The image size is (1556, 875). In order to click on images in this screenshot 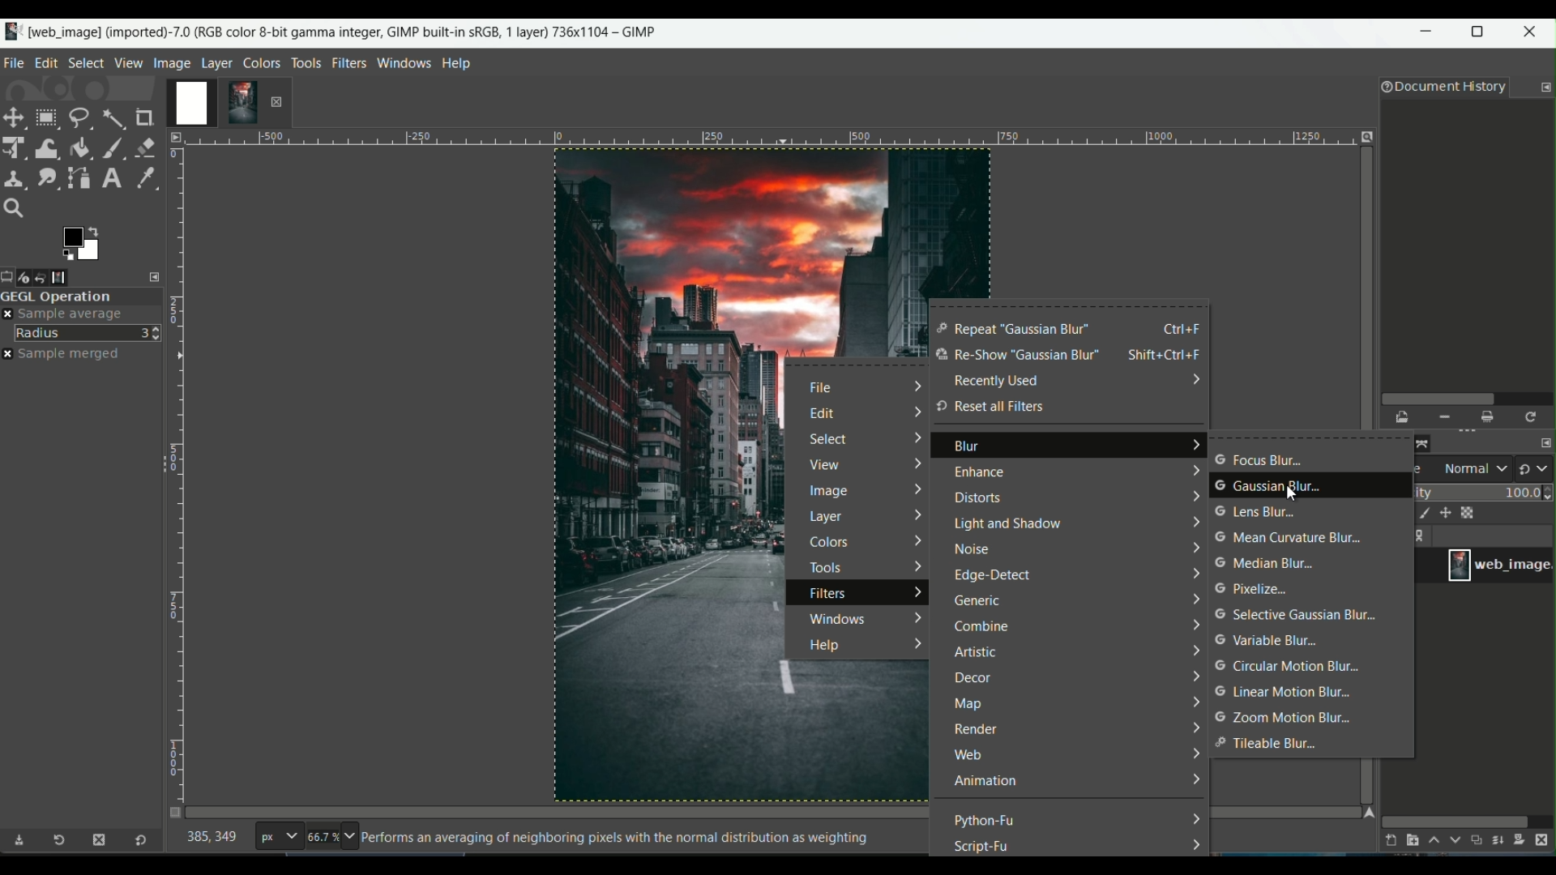, I will do `click(71, 277)`.